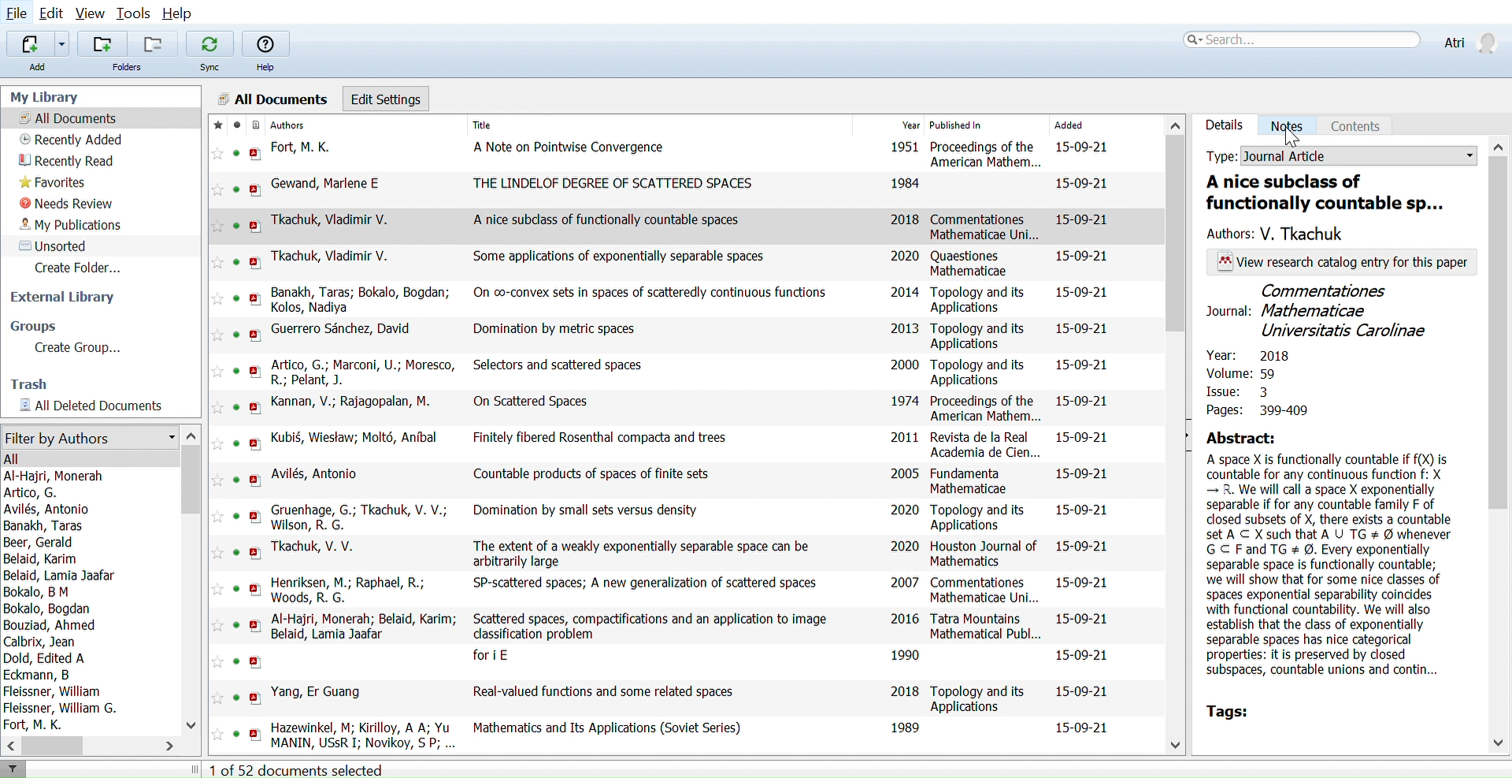  Describe the element at coordinates (67, 204) in the screenshot. I see `Needs review` at that location.